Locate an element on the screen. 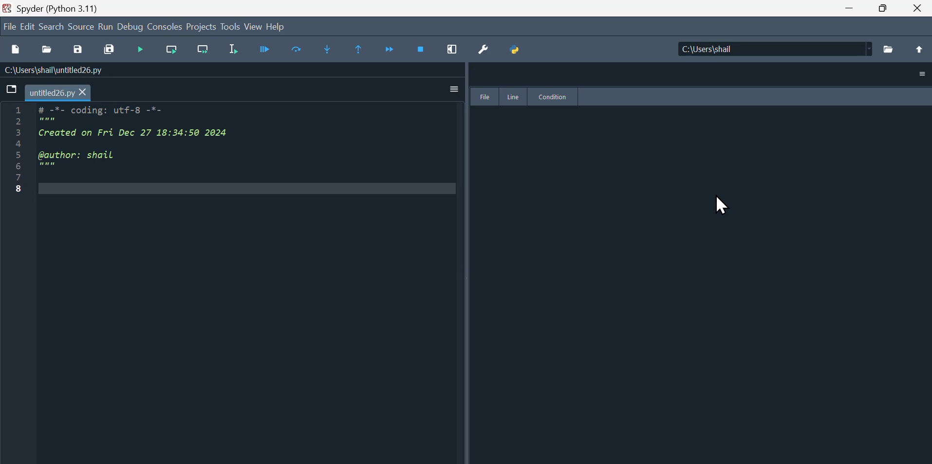  Run current line and go to the next one is located at coordinates (205, 50).